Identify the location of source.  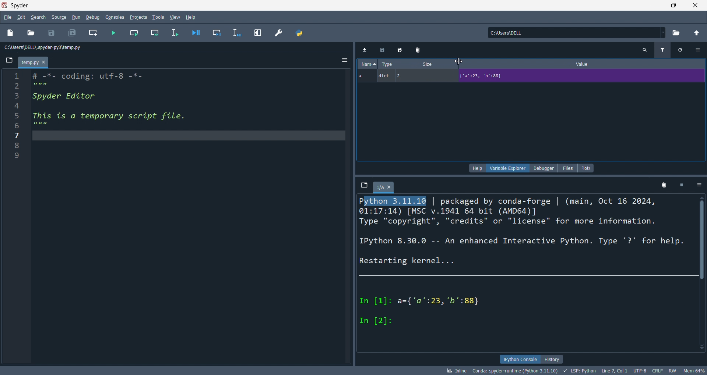
(58, 16).